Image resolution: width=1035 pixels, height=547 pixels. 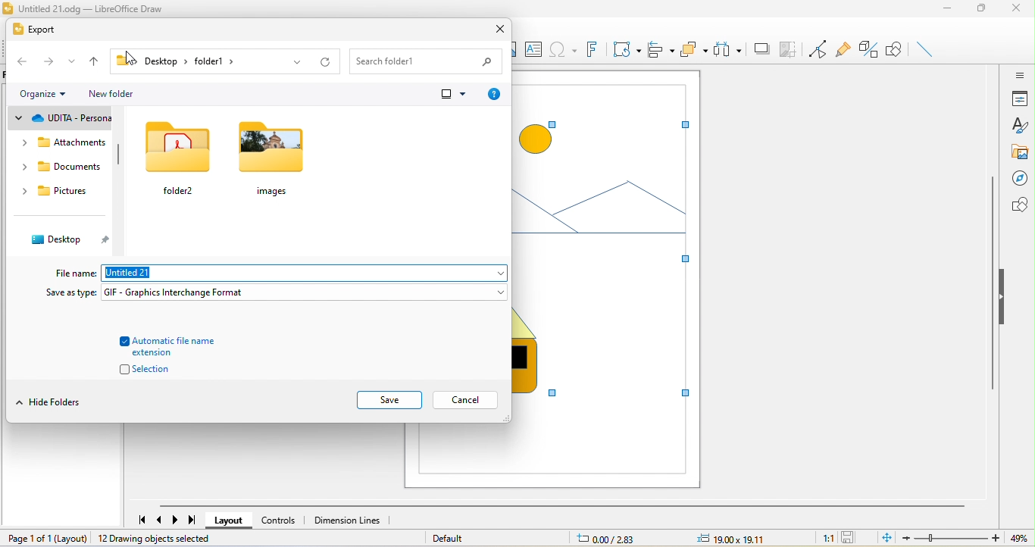 I want to click on dimension lines, so click(x=348, y=520).